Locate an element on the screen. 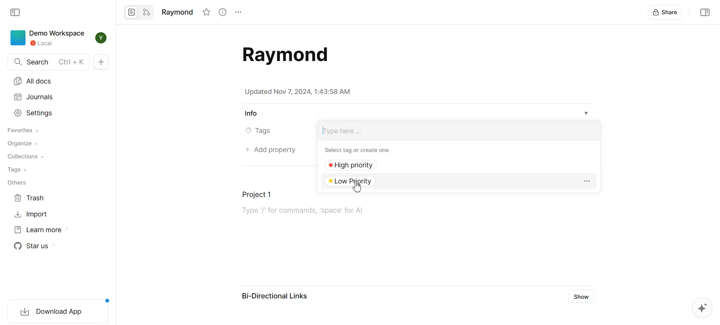  Download App is located at coordinates (55, 310).